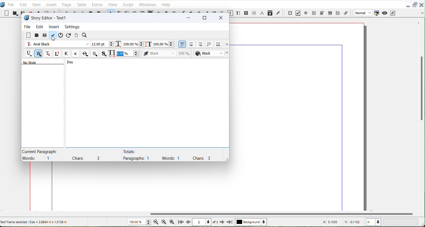 The width and height of the screenshot is (425, 227). I want to click on right margin, so click(342, 129).